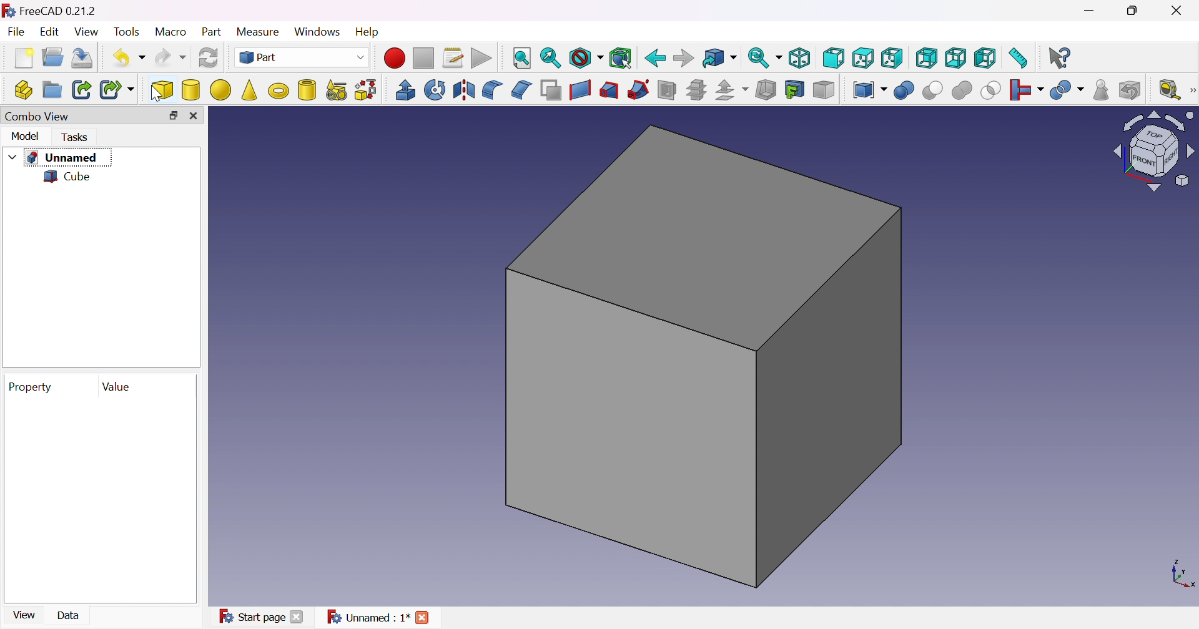 This screenshot has height=629, width=1199. What do you see at coordinates (1131, 11) in the screenshot?
I see `Restore down` at bounding box center [1131, 11].